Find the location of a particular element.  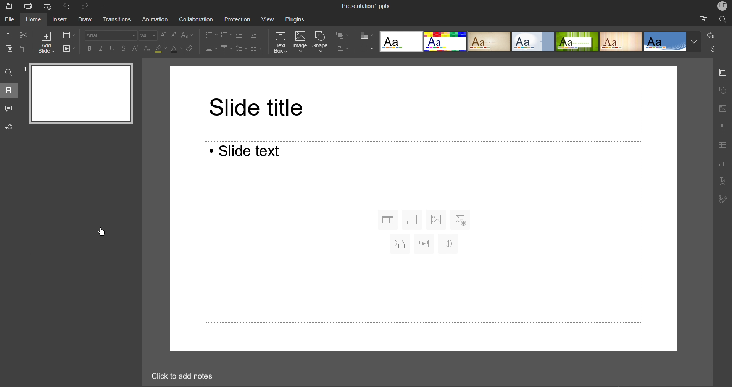

increase font size is located at coordinates (163, 35).